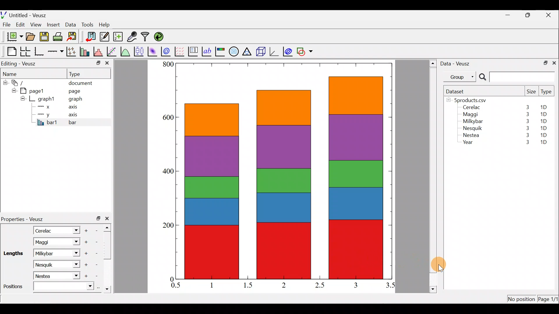 Image resolution: width=559 pixels, height=314 pixels. I want to click on 0, so click(171, 279).